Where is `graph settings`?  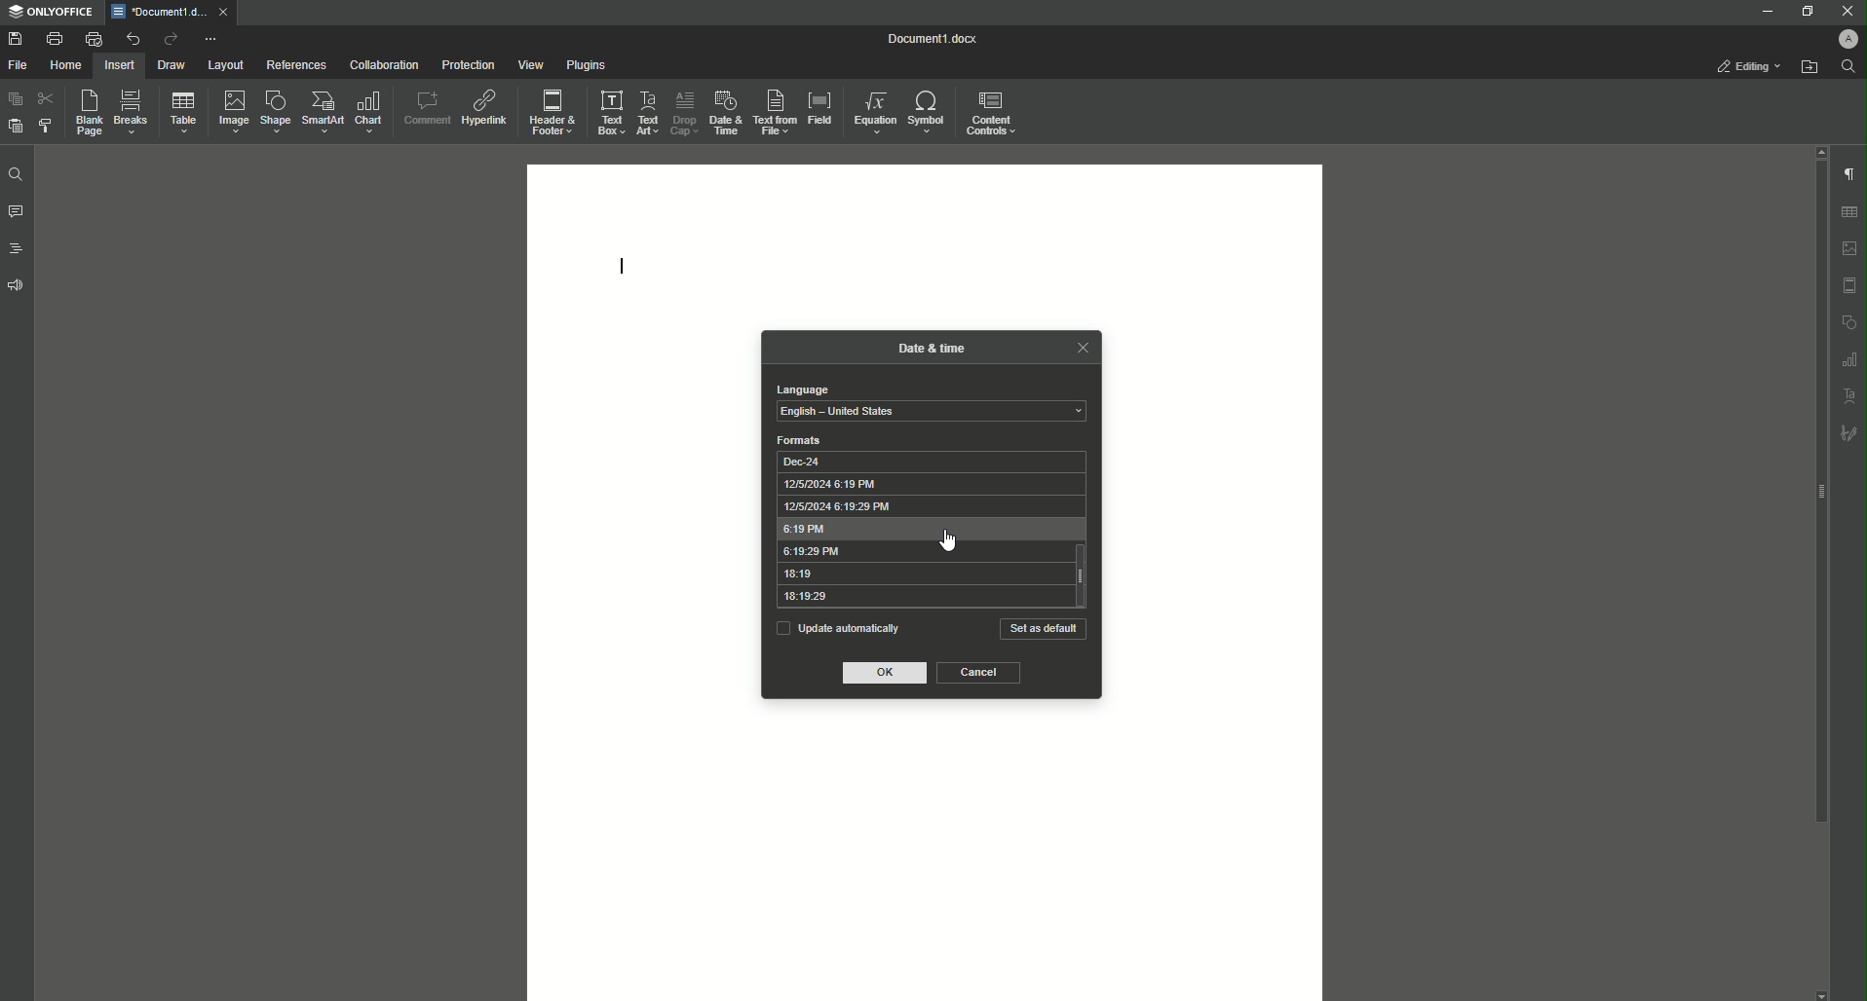
graph settings is located at coordinates (1849, 358).